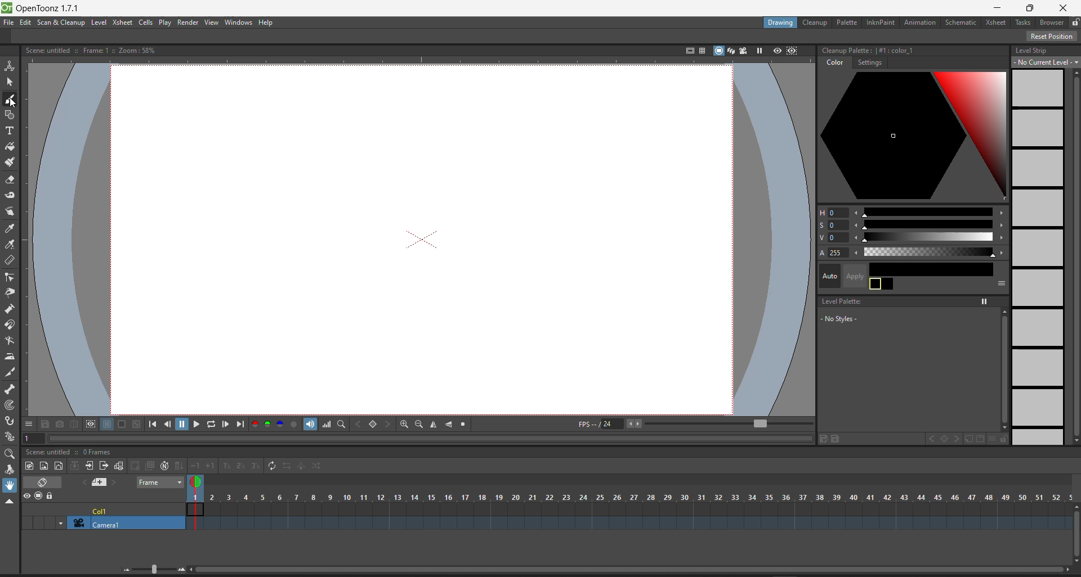  I want to click on vertical scroll bar, so click(1075, 256).